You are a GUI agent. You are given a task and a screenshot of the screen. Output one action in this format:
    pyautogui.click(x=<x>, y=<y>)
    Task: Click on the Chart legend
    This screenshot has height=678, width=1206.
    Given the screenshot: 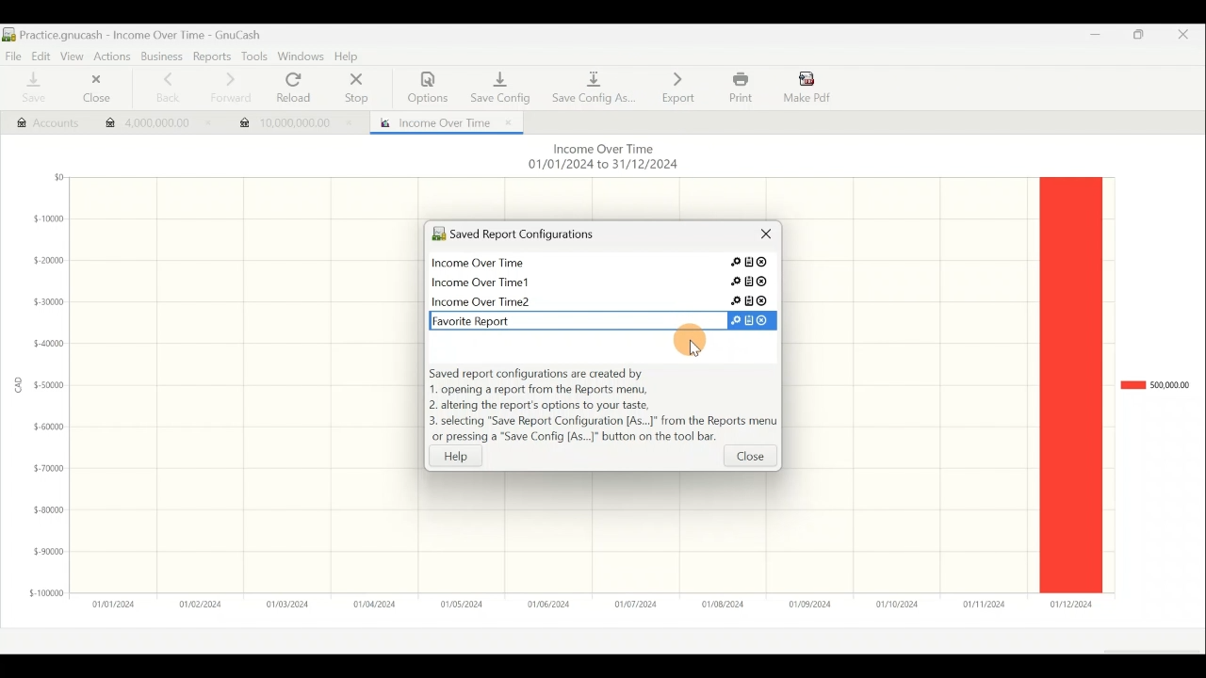 What is the action you would take?
    pyautogui.click(x=1154, y=385)
    